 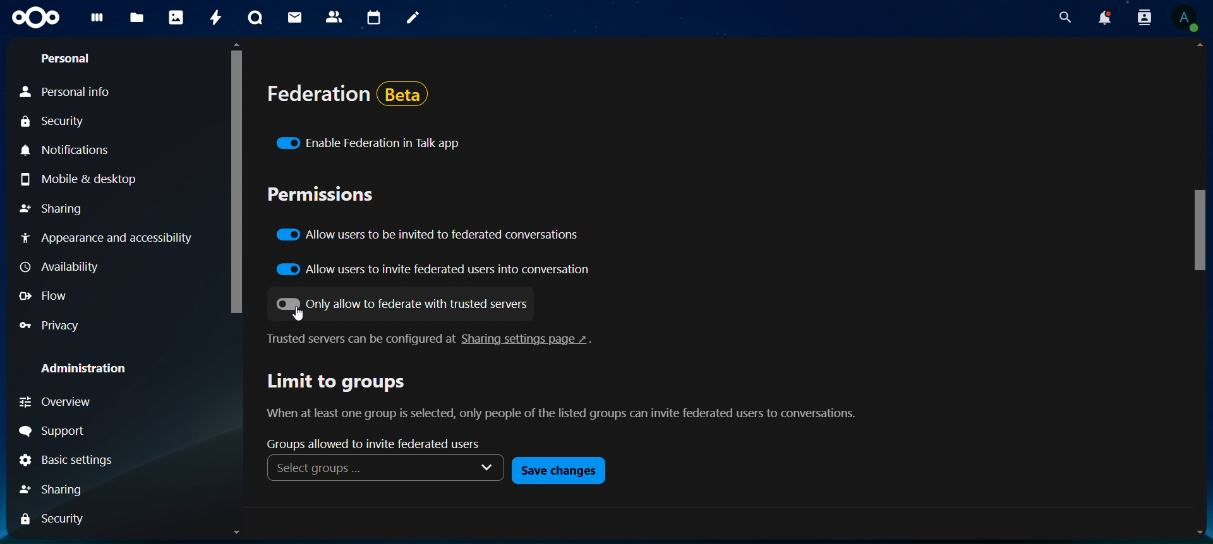 What do you see at coordinates (60, 401) in the screenshot?
I see `overview ` at bounding box center [60, 401].